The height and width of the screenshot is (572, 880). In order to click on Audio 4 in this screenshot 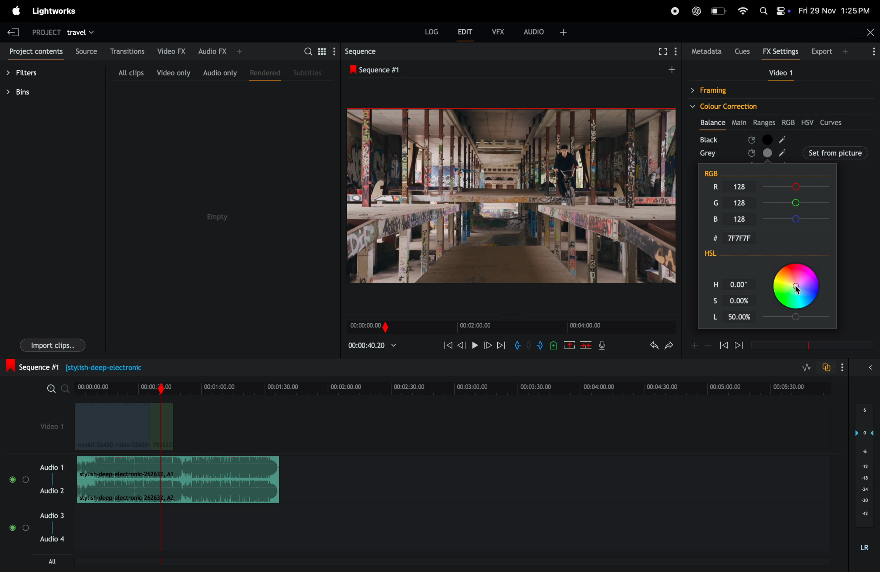, I will do `click(53, 540)`.